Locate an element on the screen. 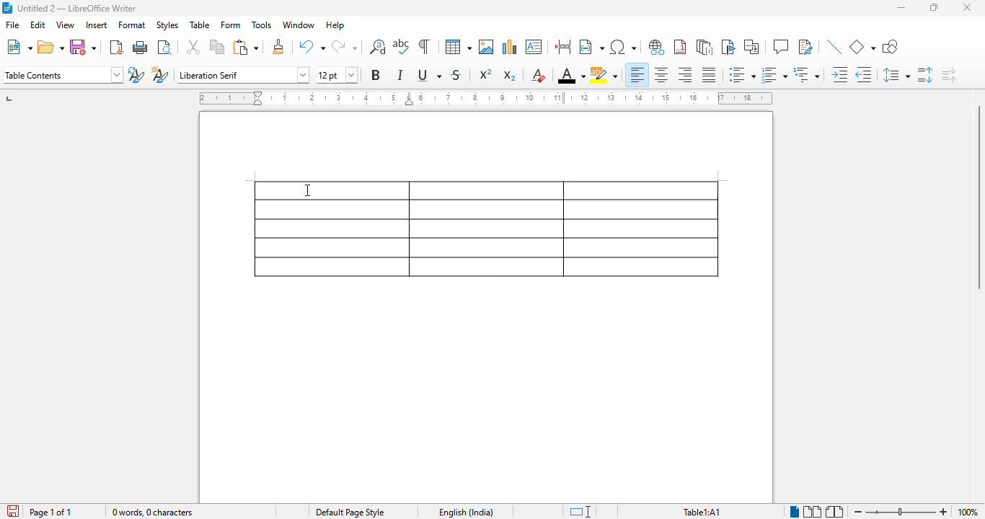  file is located at coordinates (12, 25).